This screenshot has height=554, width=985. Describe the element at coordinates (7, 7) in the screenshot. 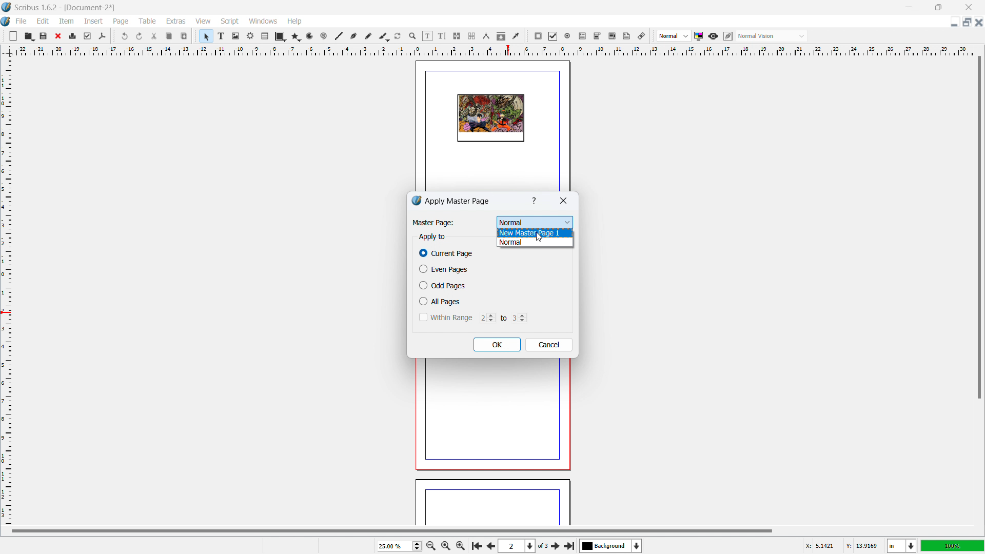

I see `logo` at that location.